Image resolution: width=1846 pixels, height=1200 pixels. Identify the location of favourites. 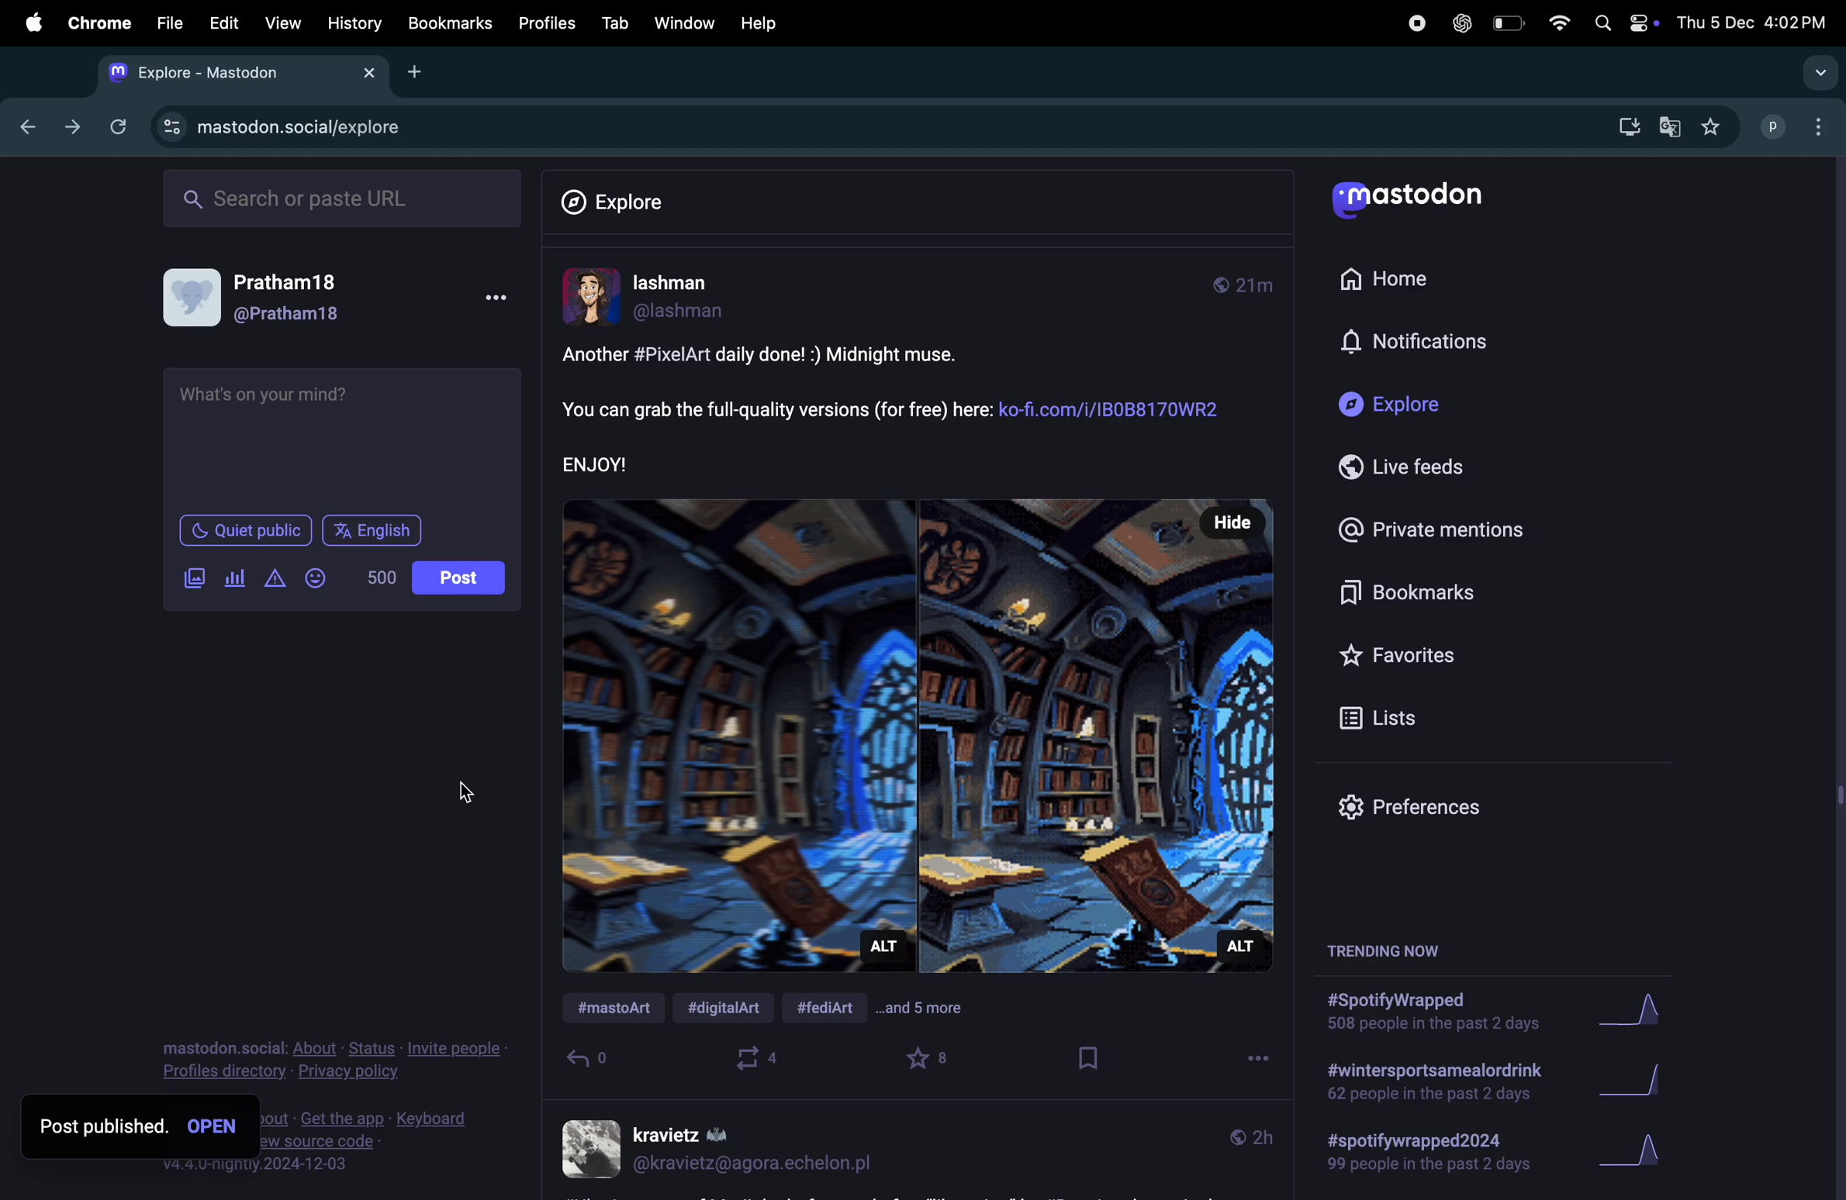
(1709, 126).